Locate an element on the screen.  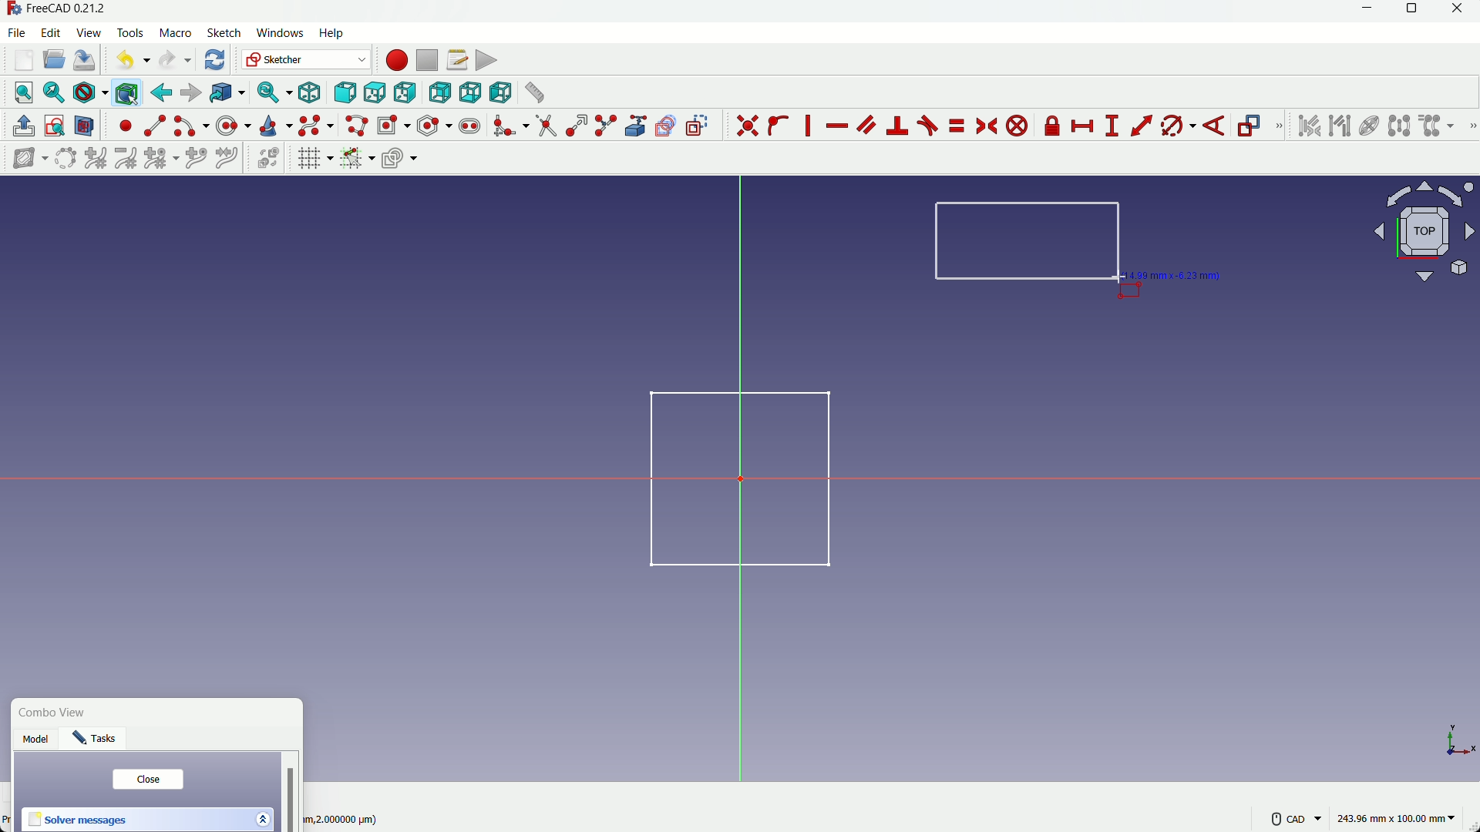
create slot is located at coordinates (469, 126).